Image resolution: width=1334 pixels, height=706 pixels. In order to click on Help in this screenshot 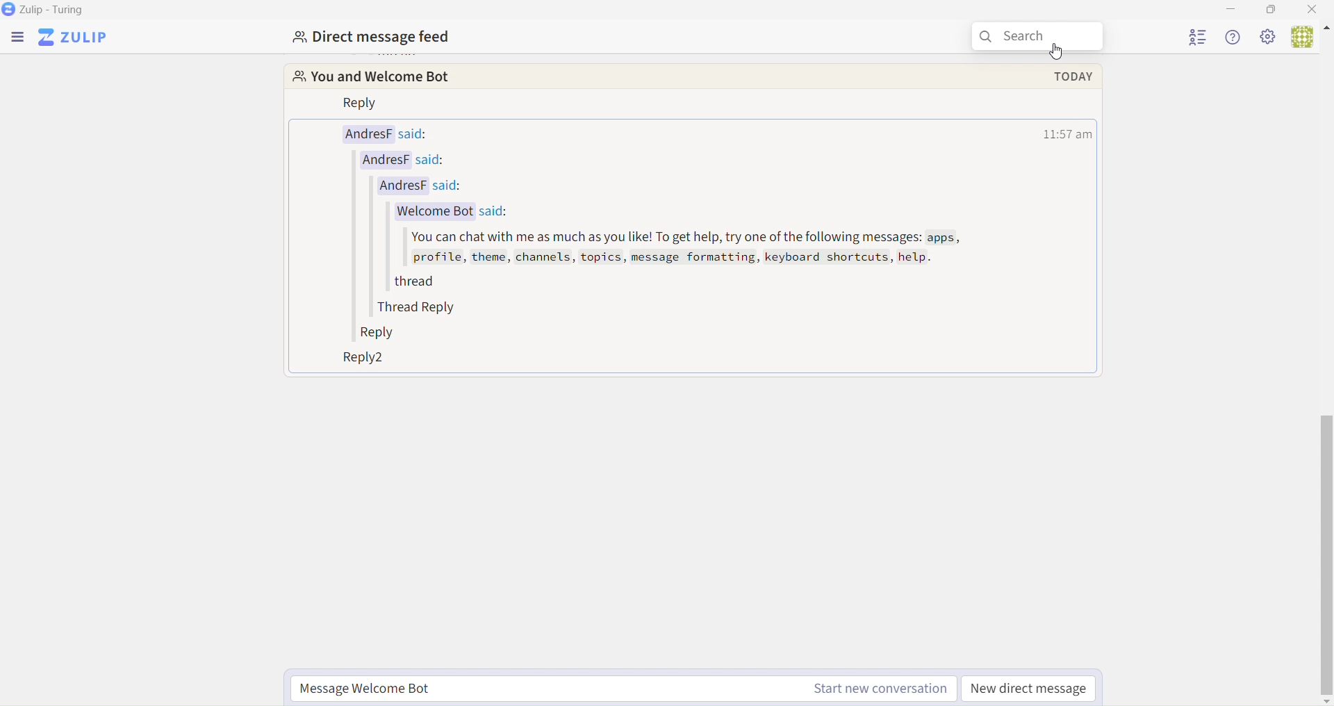, I will do `click(1237, 38)`.